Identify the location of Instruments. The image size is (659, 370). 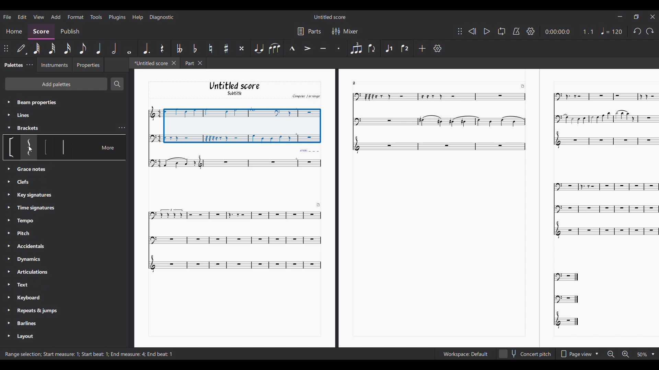
(54, 65).